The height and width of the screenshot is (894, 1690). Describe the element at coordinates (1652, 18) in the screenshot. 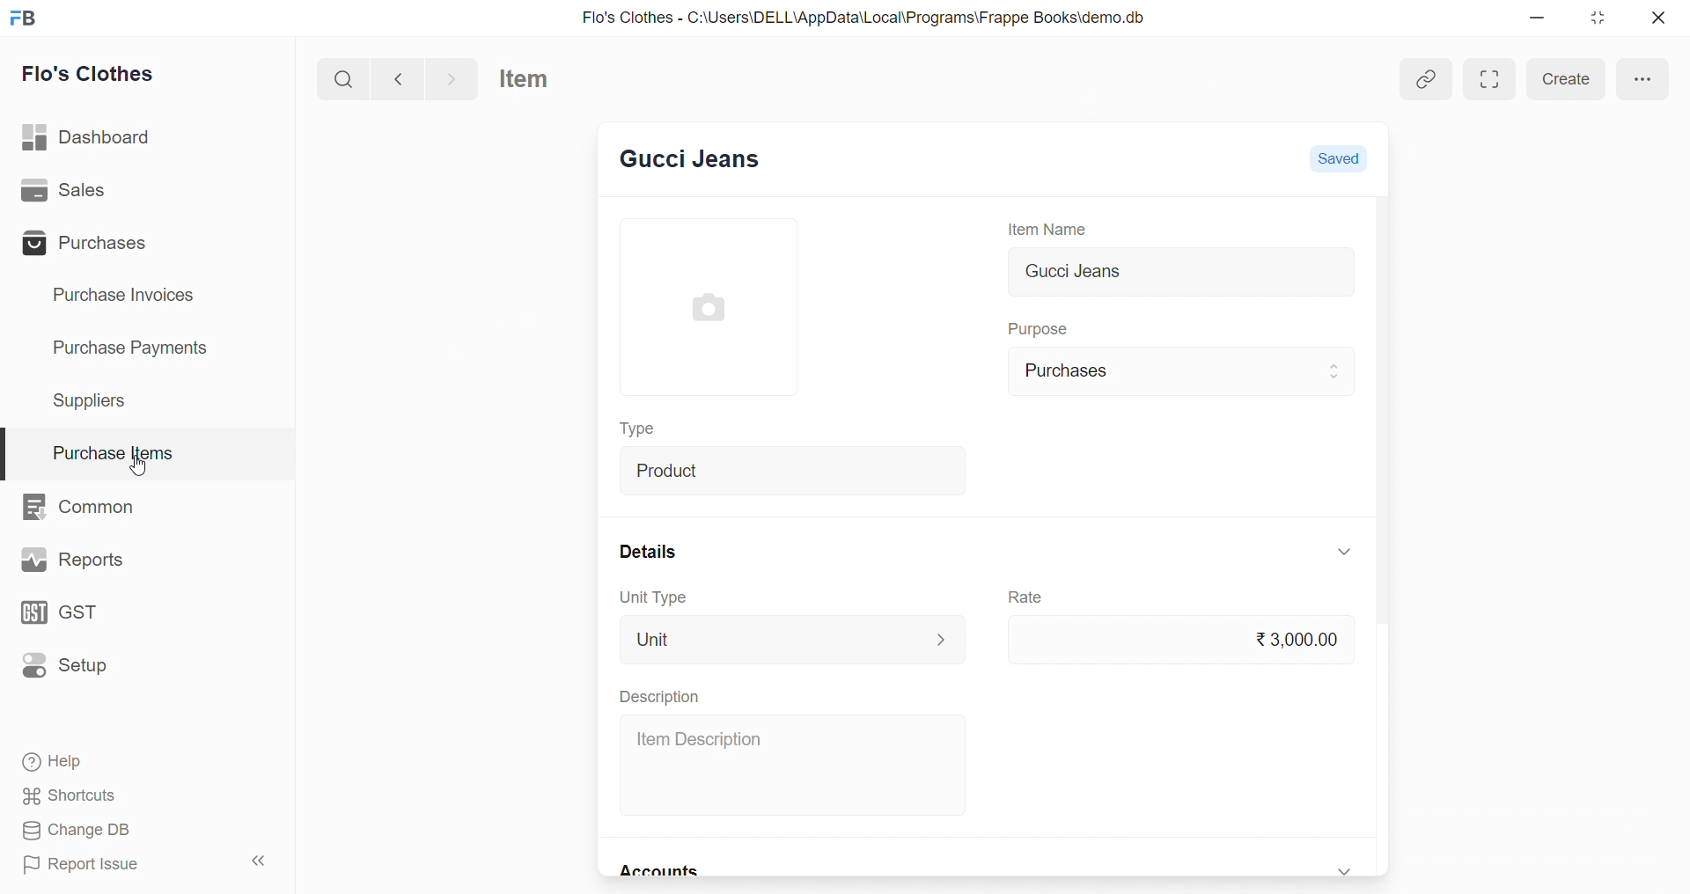

I see `close` at that location.